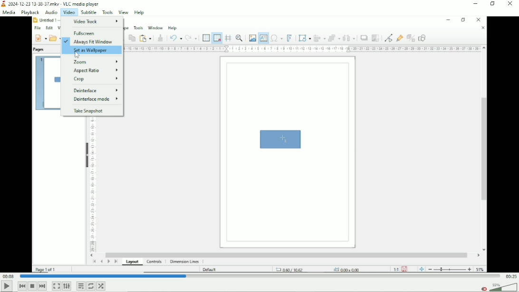 This screenshot has height=292, width=519. What do you see at coordinates (67, 286) in the screenshot?
I see `Show extended settings` at bounding box center [67, 286].